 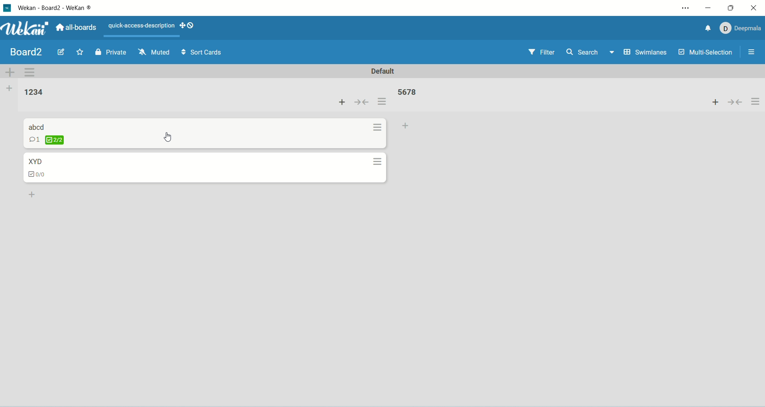 I want to click on wekan, so click(x=25, y=29).